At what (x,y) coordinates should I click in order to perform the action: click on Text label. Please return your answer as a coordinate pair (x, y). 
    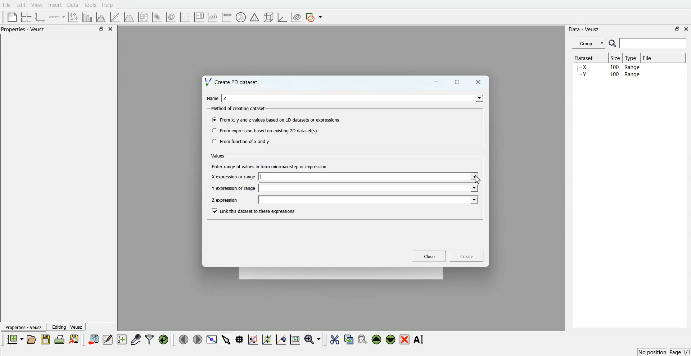
    Looking at the image, I should click on (213, 17).